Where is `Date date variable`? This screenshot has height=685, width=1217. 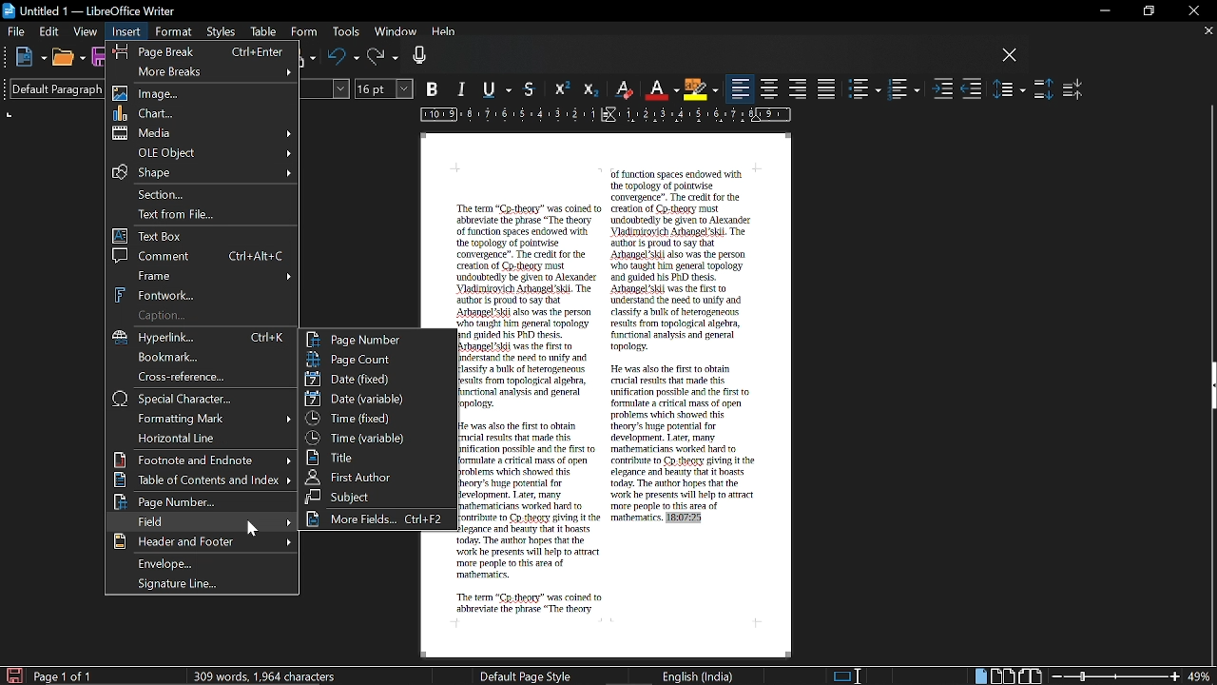
Date date variable is located at coordinates (377, 400).